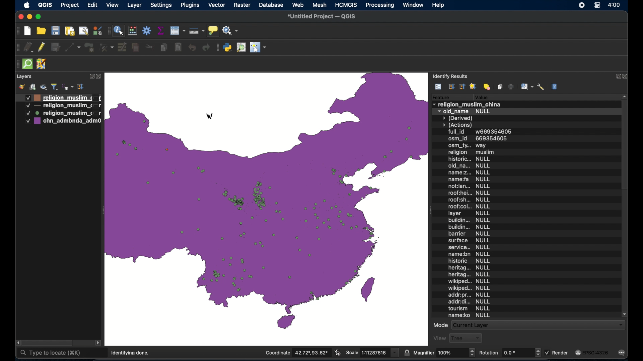 The image size is (643, 361). I want to click on show map tips, so click(214, 30).